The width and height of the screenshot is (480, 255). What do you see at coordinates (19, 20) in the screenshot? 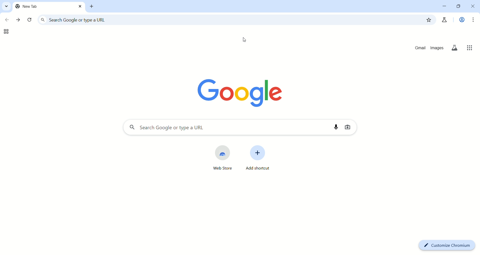
I see `go forward` at bounding box center [19, 20].